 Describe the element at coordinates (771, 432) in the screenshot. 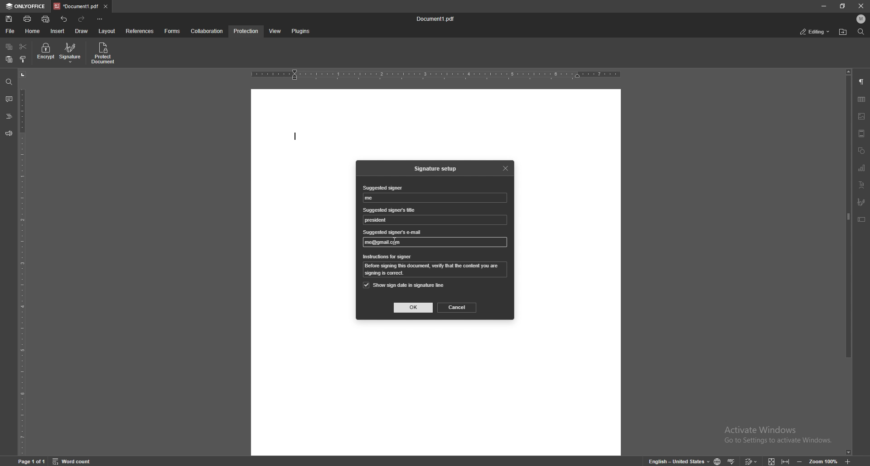

I see `Activate windows` at that location.